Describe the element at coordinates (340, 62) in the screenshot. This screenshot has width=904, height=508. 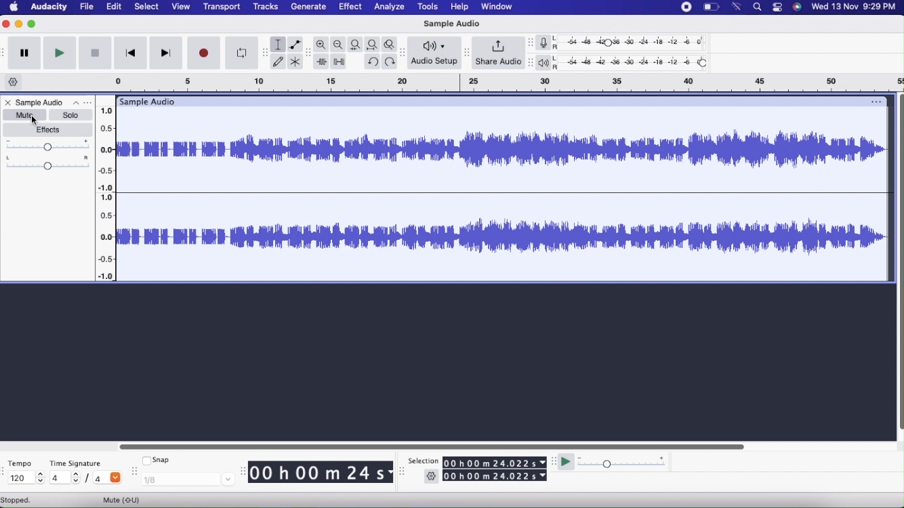
I see `Silence audio selection` at that location.